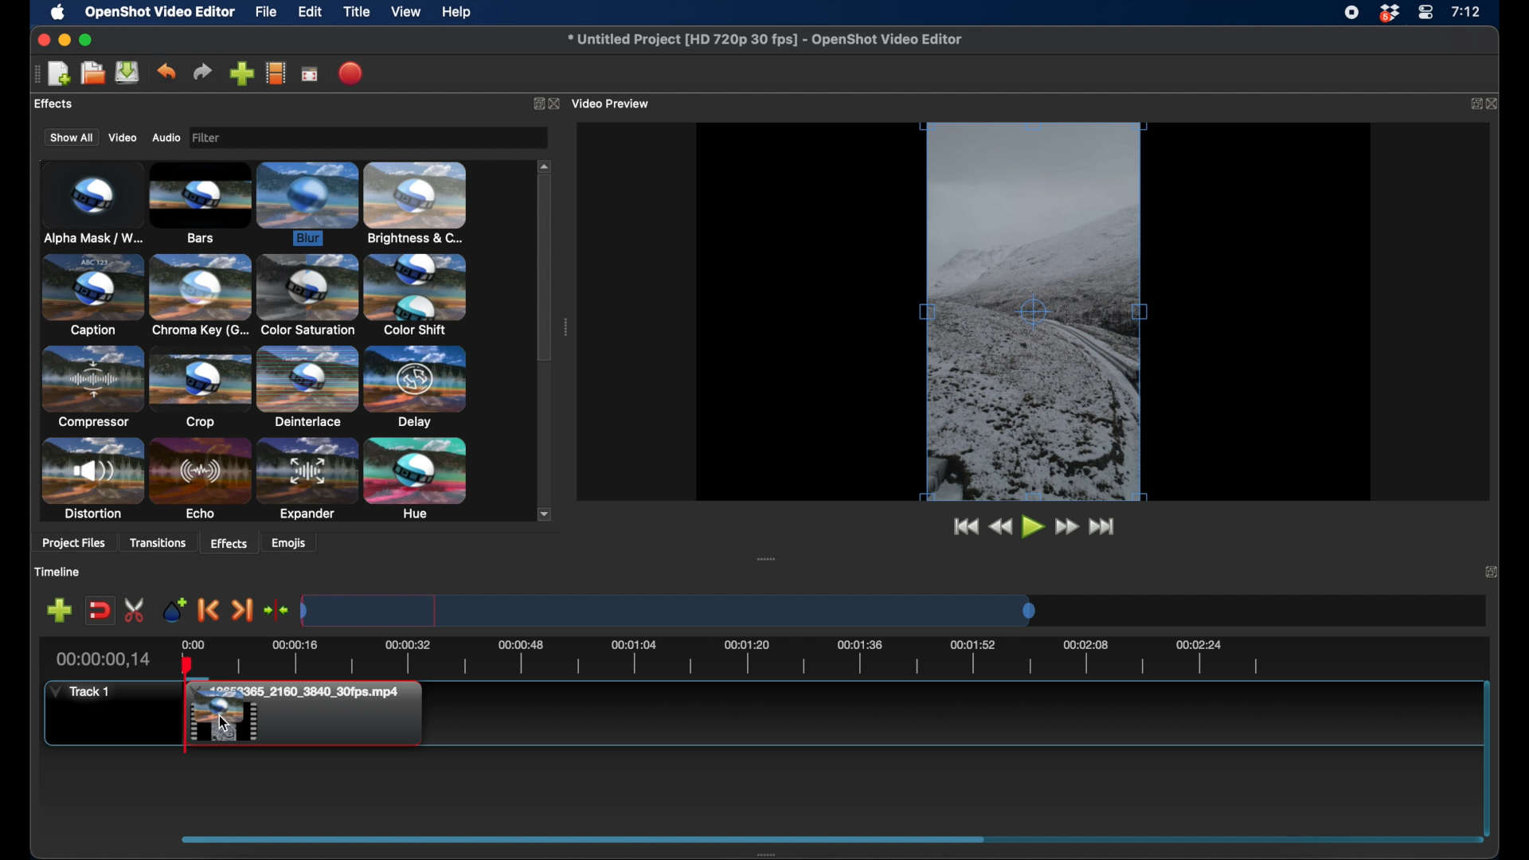 The image size is (1529, 860). I want to click on File added to timeline, so click(334, 715).